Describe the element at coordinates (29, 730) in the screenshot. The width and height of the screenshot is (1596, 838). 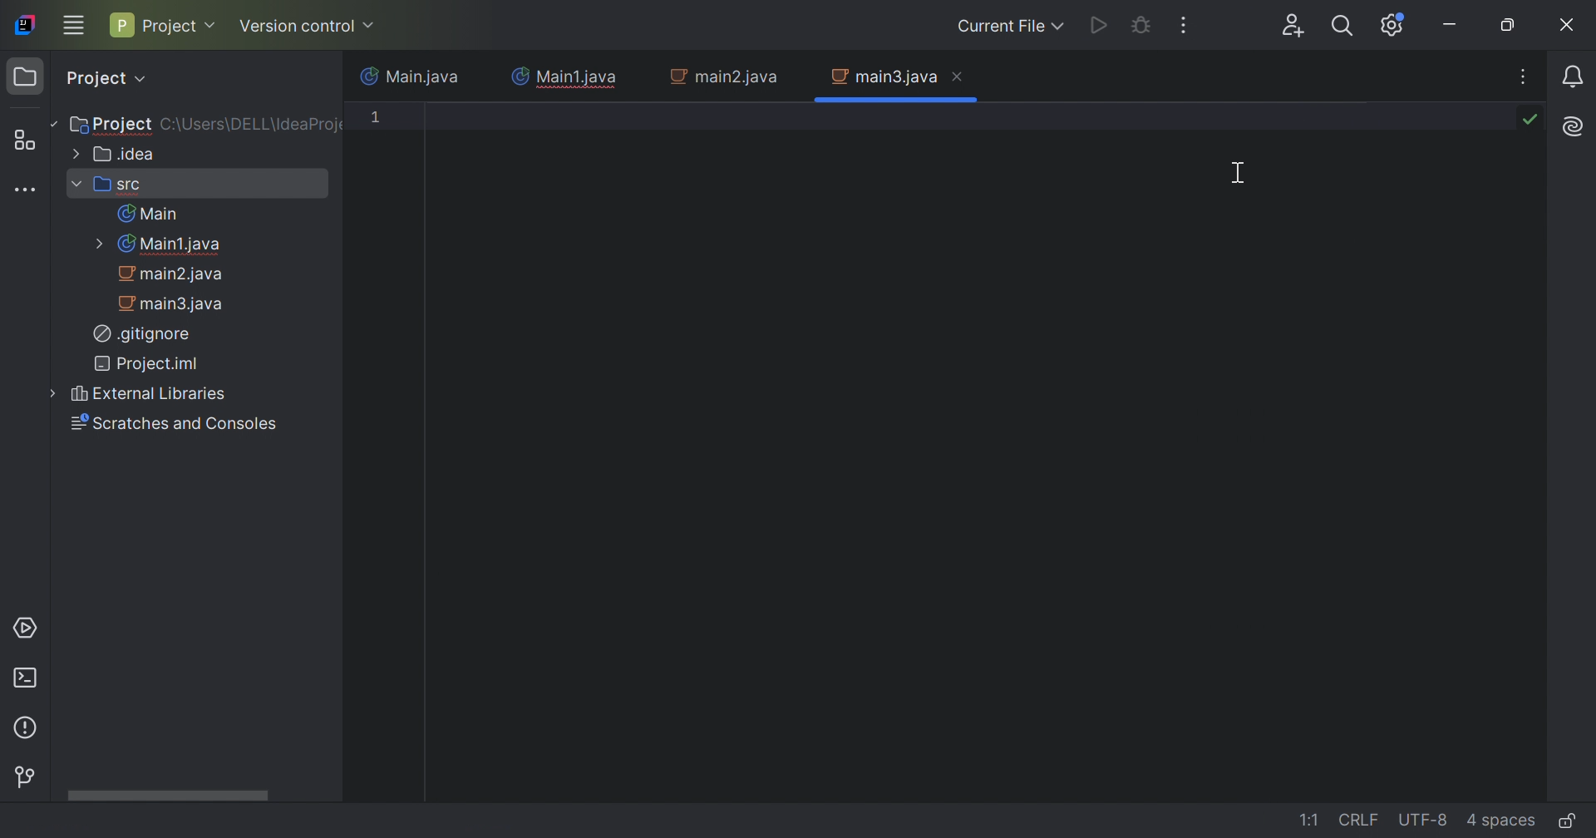
I see `Problems` at that location.